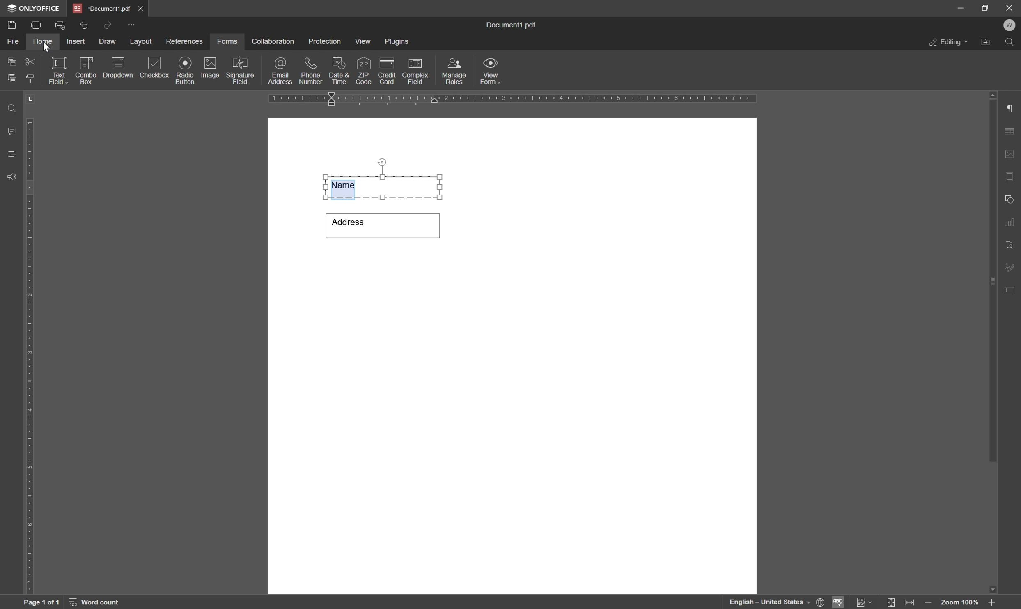 Image resolution: width=1021 pixels, height=609 pixels. I want to click on complex field, so click(415, 71).